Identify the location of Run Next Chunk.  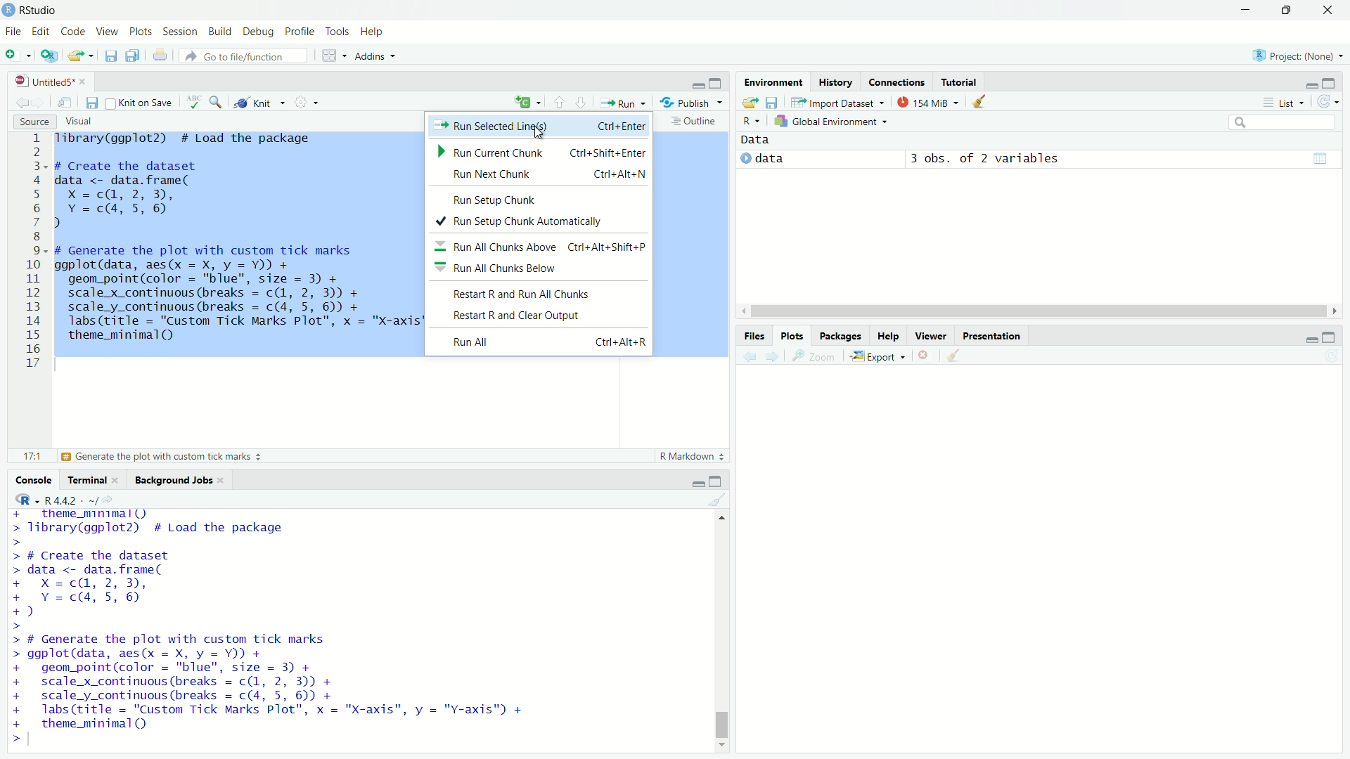
(544, 176).